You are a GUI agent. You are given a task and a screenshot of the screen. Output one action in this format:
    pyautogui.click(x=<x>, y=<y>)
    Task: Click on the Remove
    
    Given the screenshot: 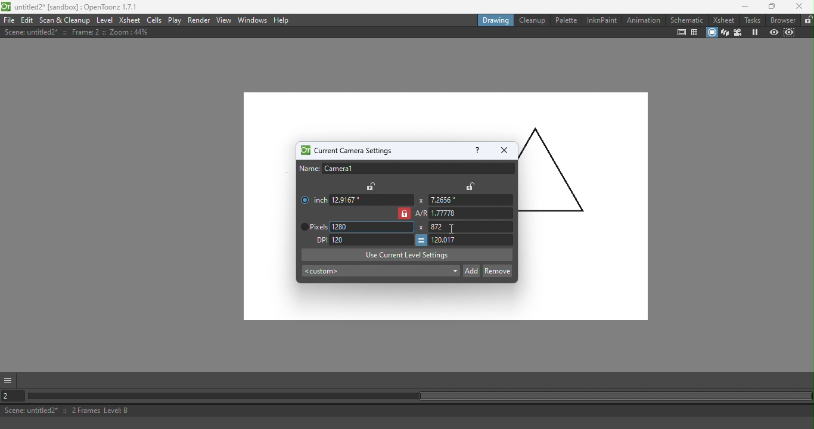 What is the action you would take?
    pyautogui.click(x=497, y=270)
    